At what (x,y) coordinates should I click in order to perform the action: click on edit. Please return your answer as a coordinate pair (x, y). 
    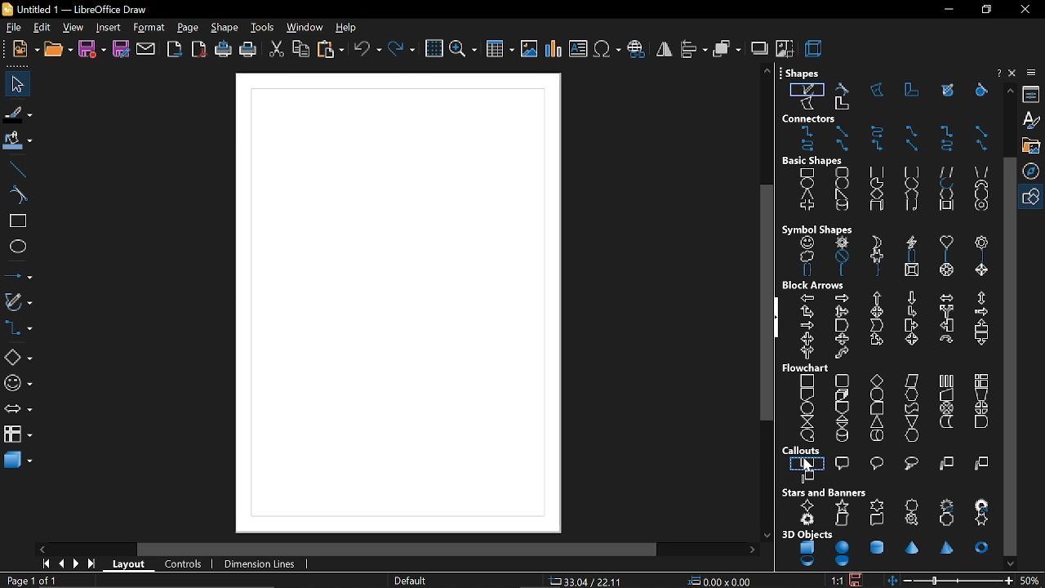
    Looking at the image, I should click on (41, 28).